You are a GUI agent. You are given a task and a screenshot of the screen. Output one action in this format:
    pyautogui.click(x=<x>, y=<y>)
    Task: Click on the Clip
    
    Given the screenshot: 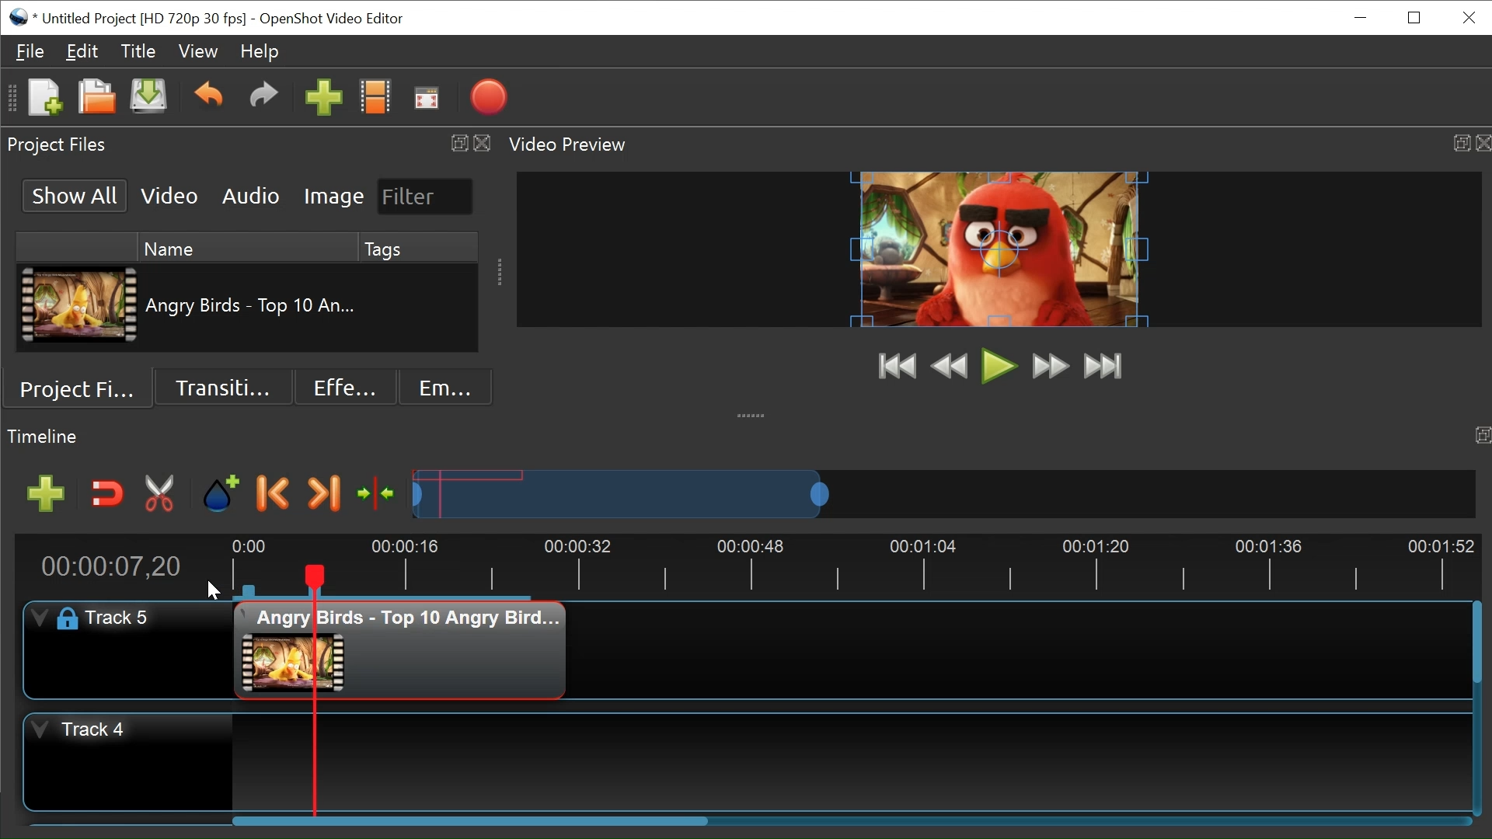 What is the action you would take?
    pyautogui.click(x=80, y=306)
    